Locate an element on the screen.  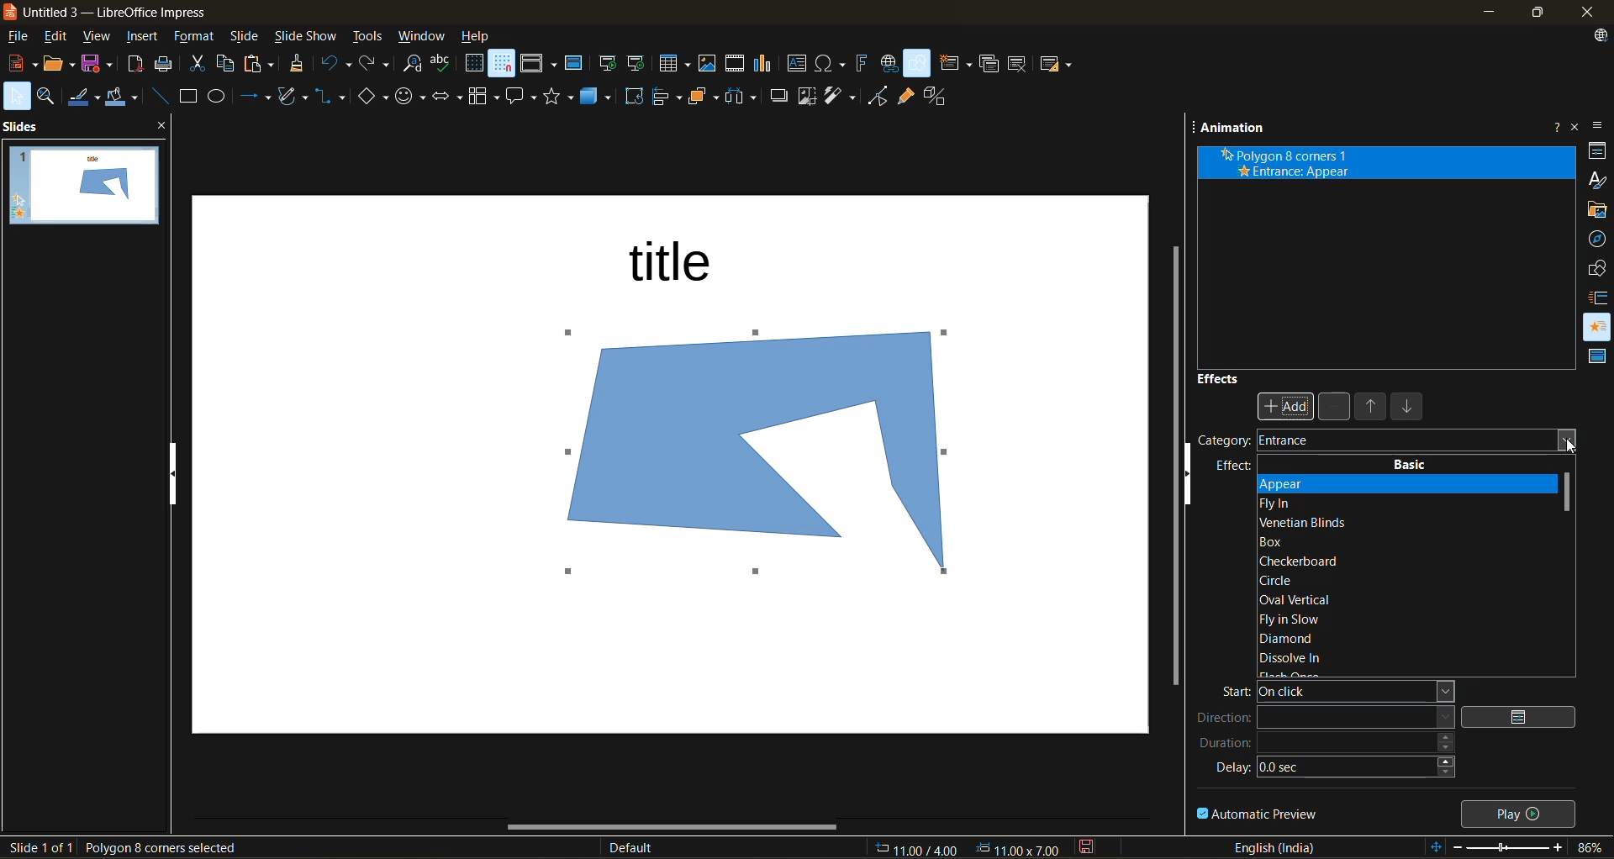
slides is located at coordinates (92, 185).